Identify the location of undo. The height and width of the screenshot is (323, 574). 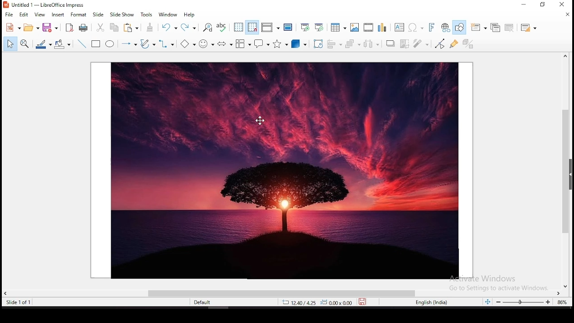
(170, 27).